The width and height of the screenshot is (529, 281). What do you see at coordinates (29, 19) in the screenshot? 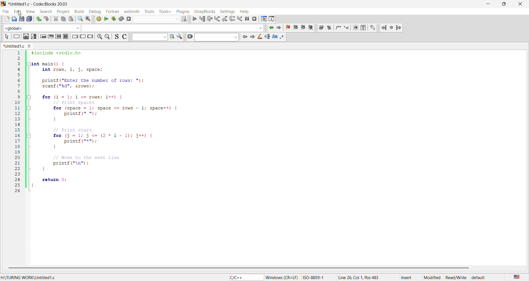
I see `save all` at bounding box center [29, 19].